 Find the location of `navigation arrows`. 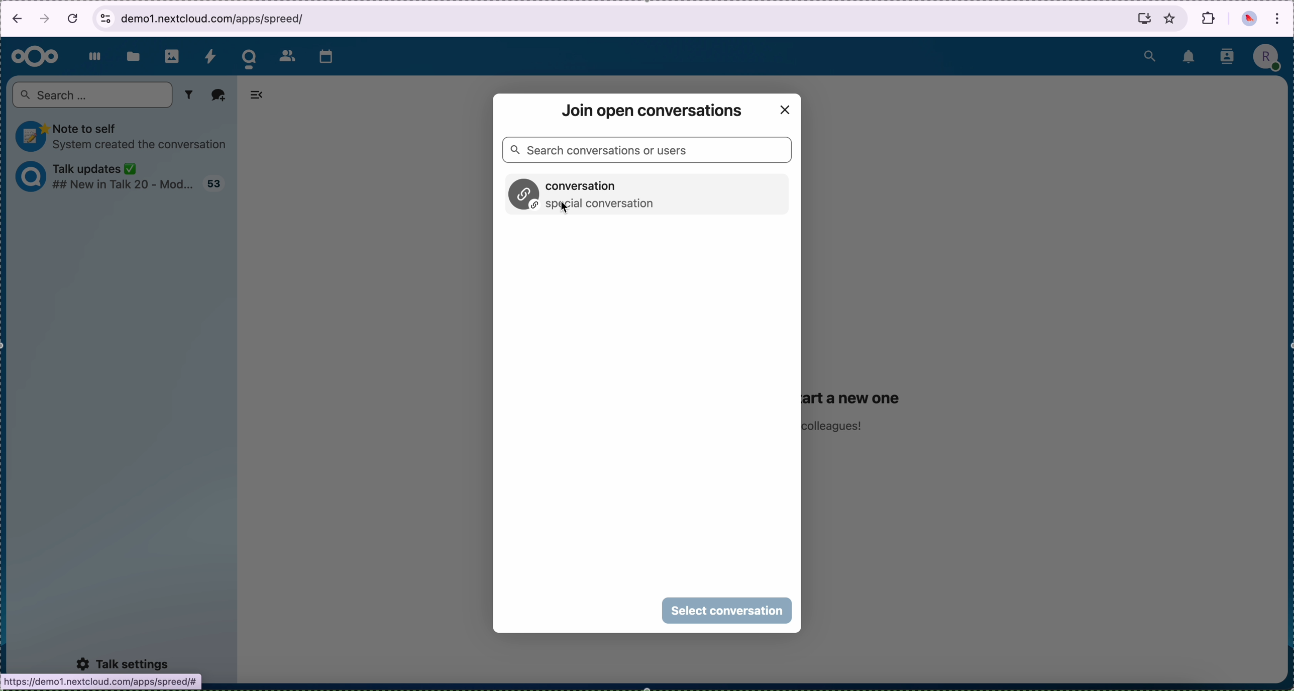

navigation arrows is located at coordinates (28, 18).